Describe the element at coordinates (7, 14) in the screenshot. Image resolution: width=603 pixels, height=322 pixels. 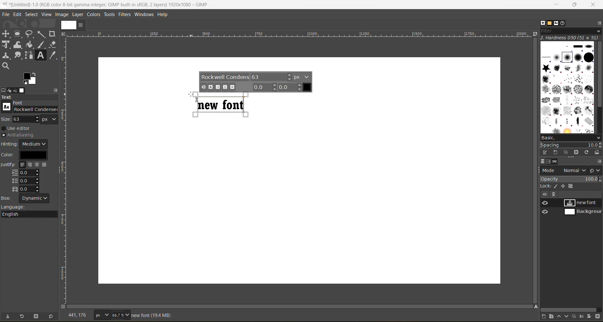
I see `file` at that location.